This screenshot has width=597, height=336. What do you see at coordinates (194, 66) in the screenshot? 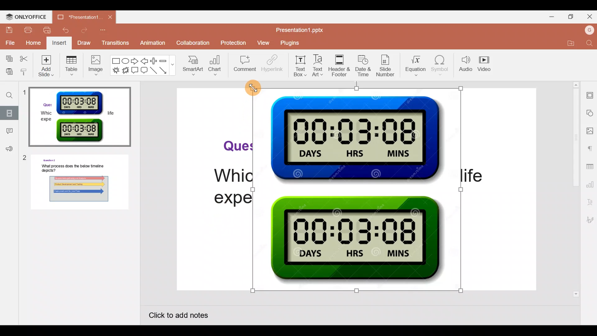
I see `SmartArt` at bounding box center [194, 66].